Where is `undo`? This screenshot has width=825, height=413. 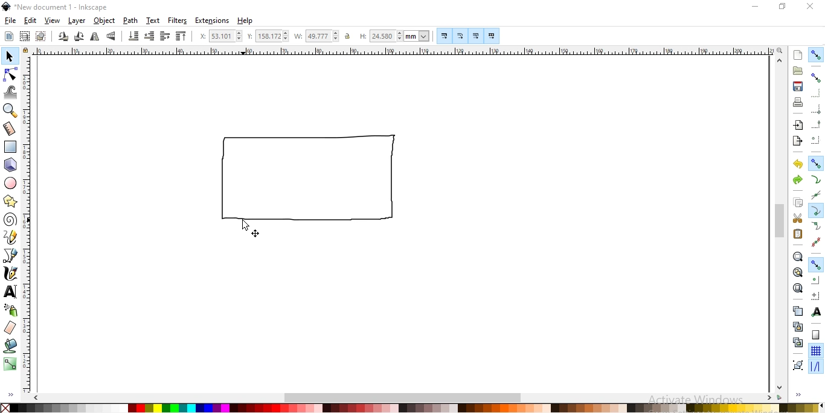
undo is located at coordinates (797, 164).